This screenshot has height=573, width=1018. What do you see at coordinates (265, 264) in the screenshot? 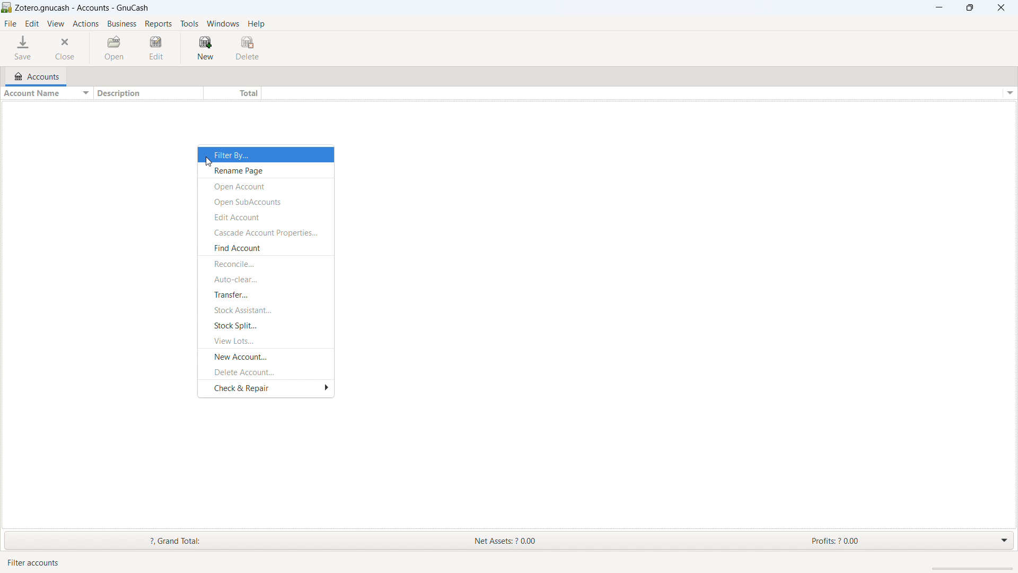
I see `reconcile` at bounding box center [265, 264].